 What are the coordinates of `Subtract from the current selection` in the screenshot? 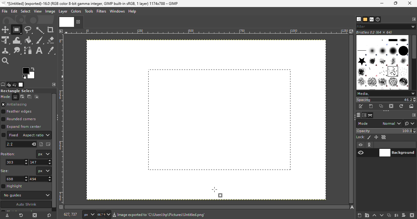 It's located at (29, 97).